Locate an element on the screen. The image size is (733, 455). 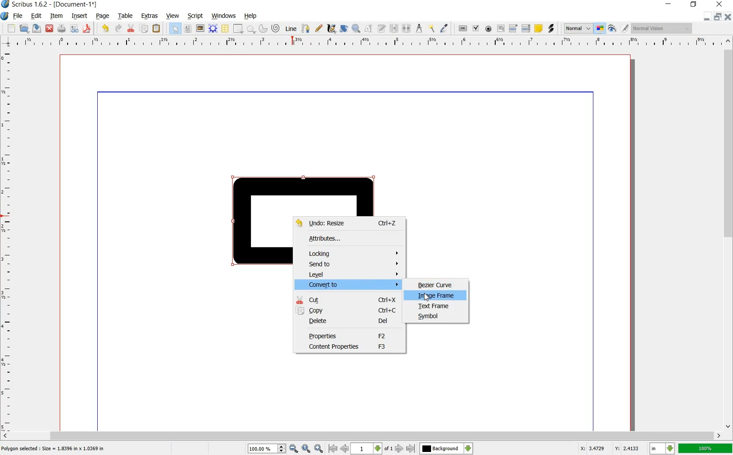
copy item properties is located at coordinates (431, 28).